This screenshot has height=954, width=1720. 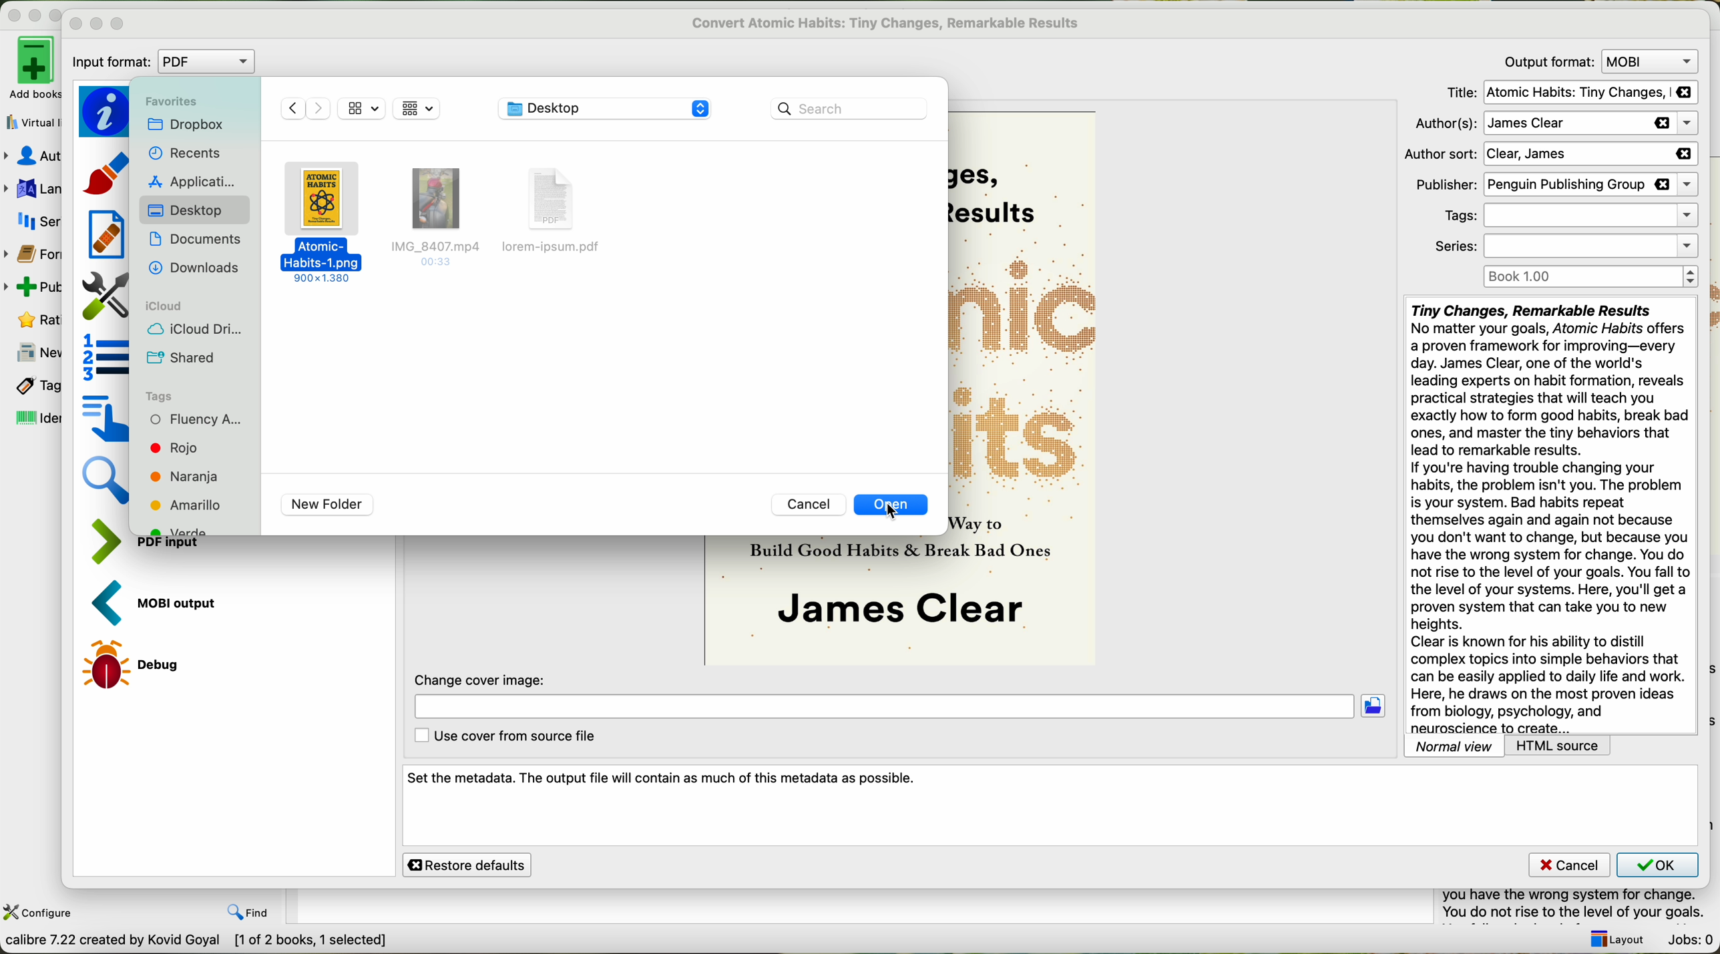 I want to click on languages, so click(x=30, y=190).